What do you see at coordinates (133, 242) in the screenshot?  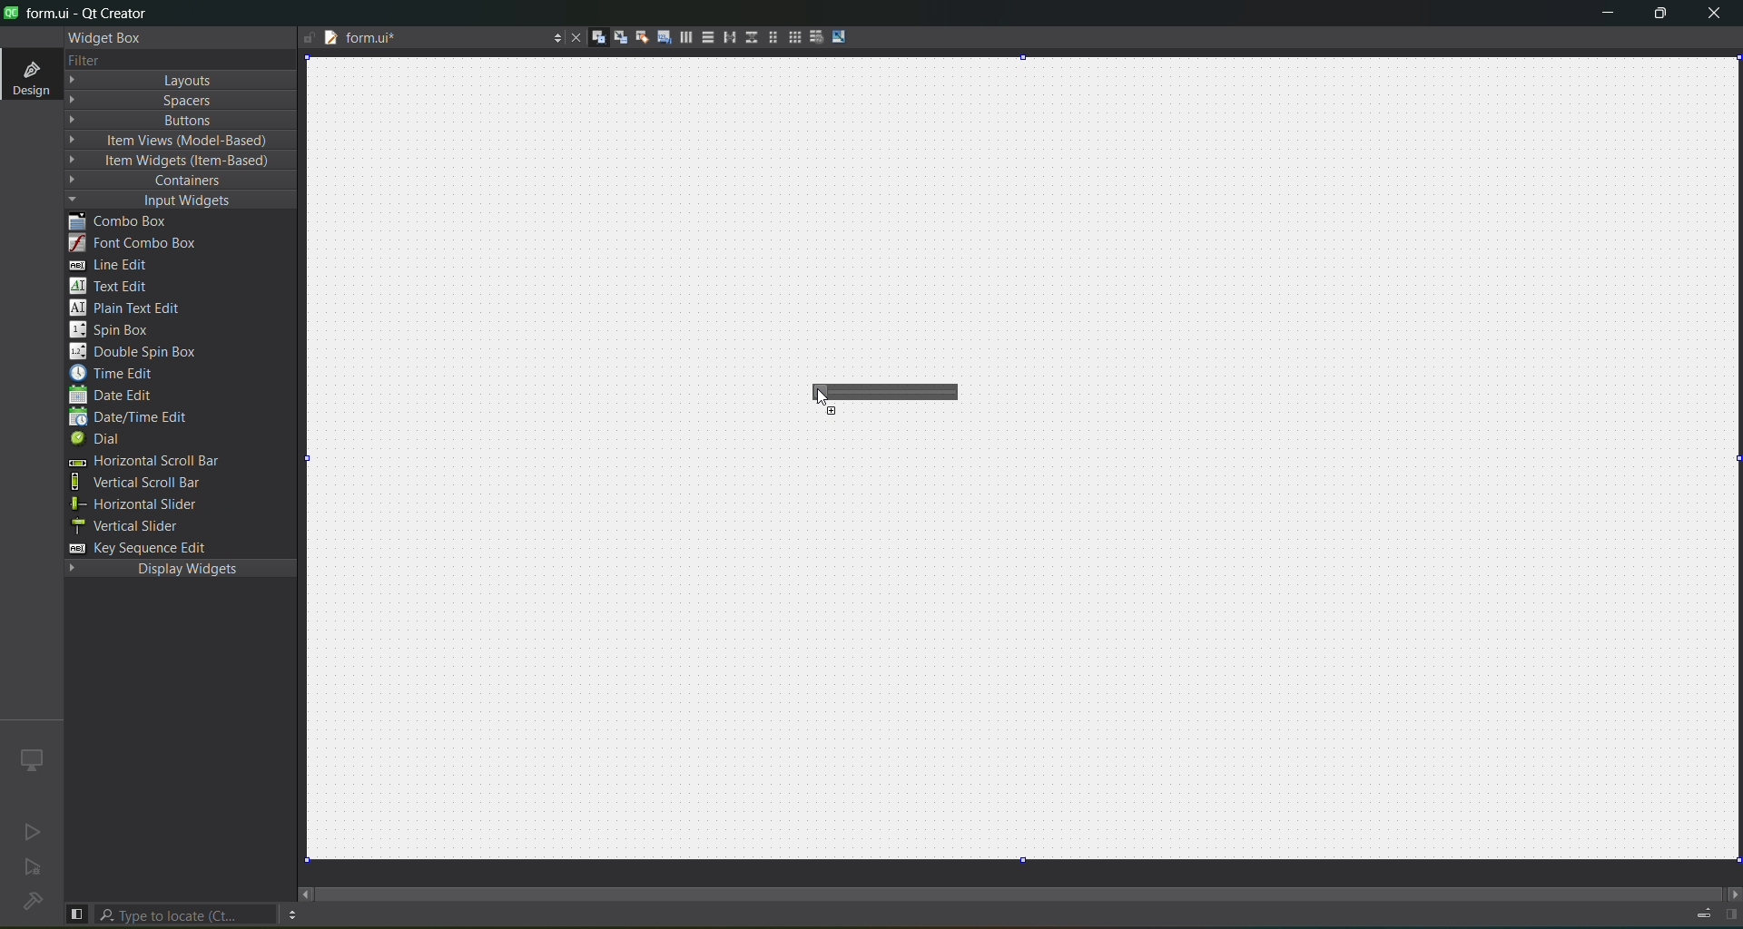 I see `font combo box` at bounding box center [133, 242].